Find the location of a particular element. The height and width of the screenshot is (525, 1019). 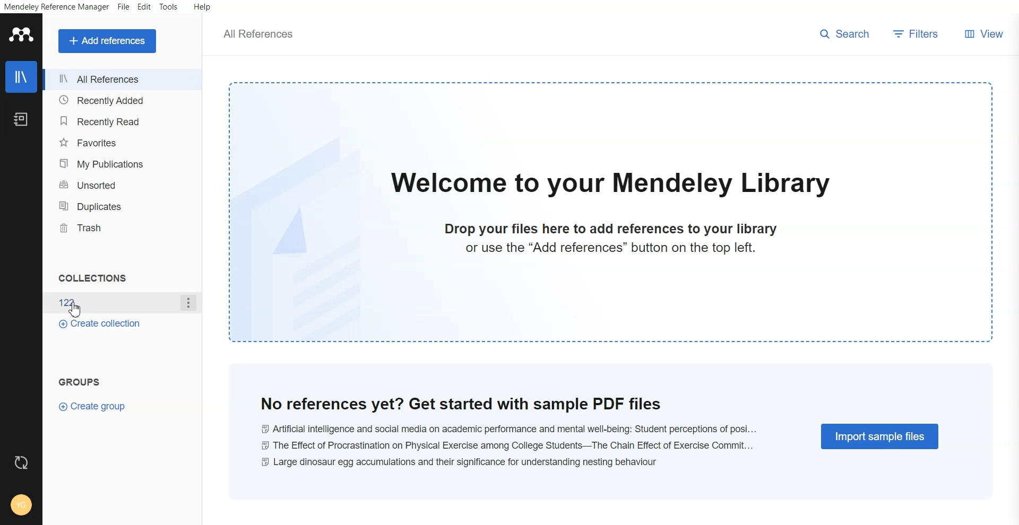

Trash is located at coordinates (124, 227).